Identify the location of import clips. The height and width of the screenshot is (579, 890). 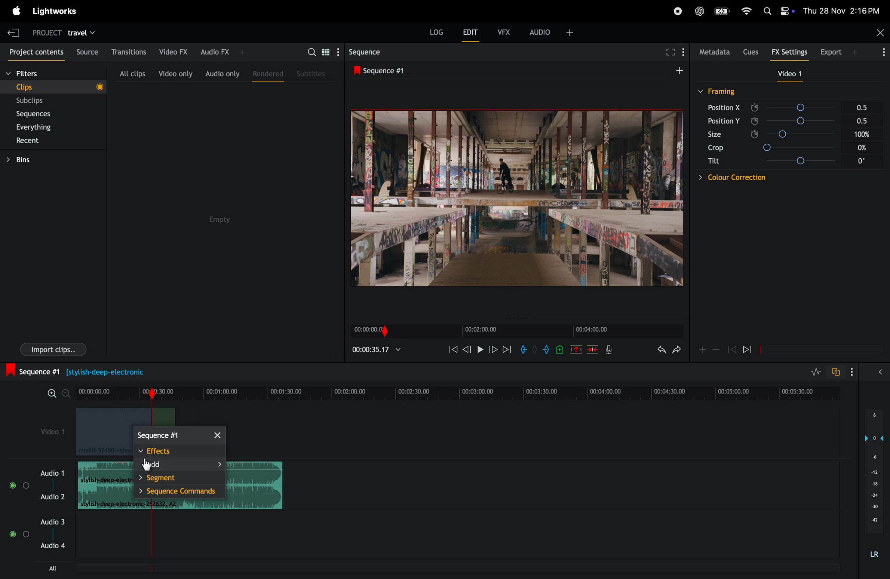
(50, 351).